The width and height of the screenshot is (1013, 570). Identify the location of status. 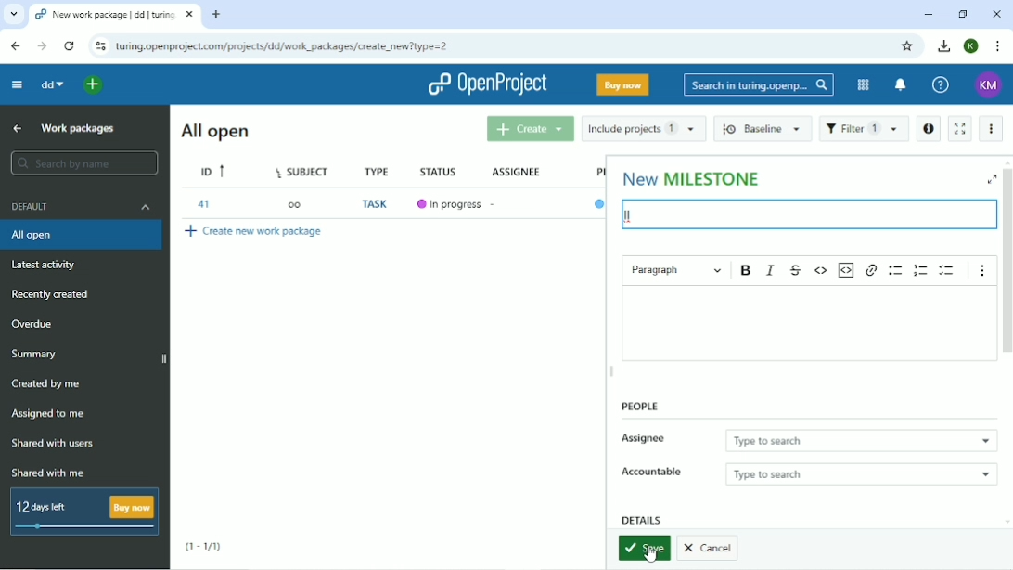
(442, 169).